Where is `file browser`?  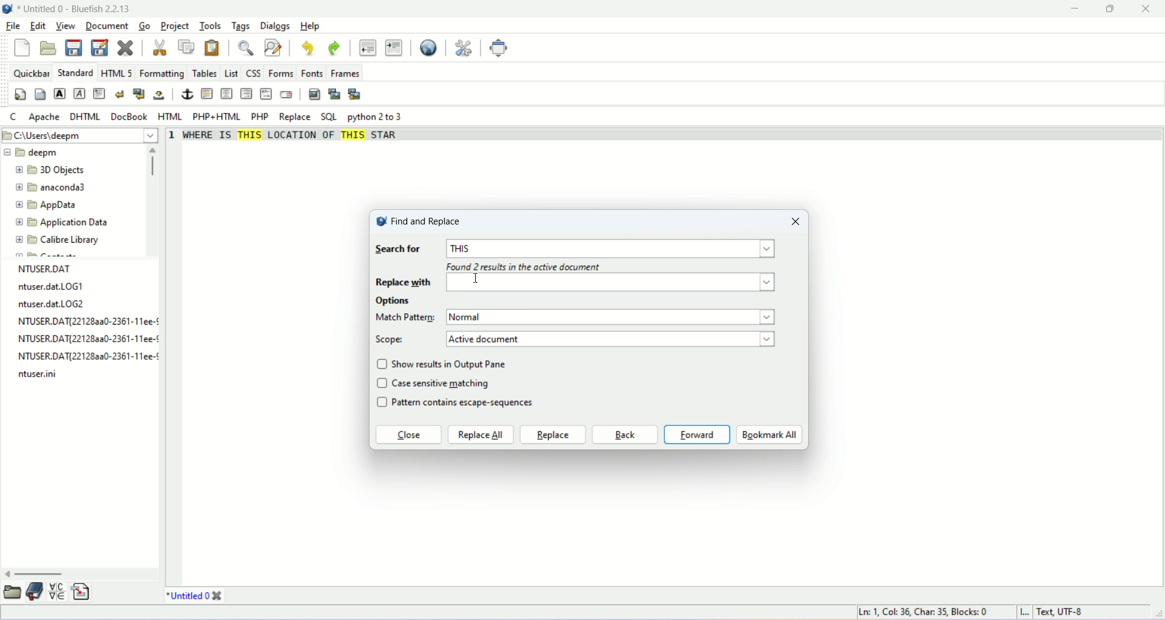 file browser is located at coordinates (13, 591).